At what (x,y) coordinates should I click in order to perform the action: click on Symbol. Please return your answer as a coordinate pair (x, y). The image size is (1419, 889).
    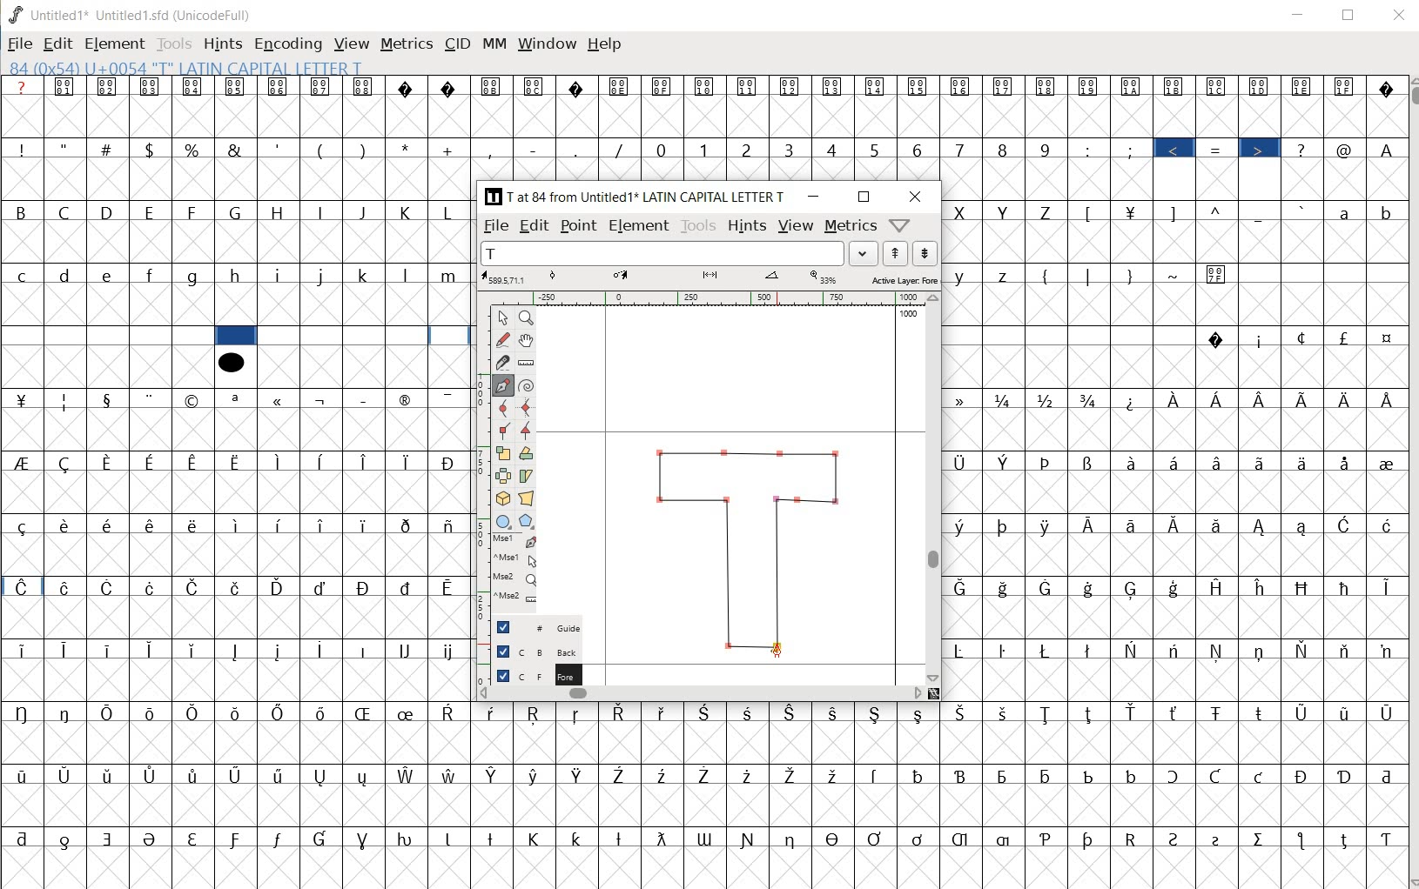
    Looking at the image, I should click on (494, 87).